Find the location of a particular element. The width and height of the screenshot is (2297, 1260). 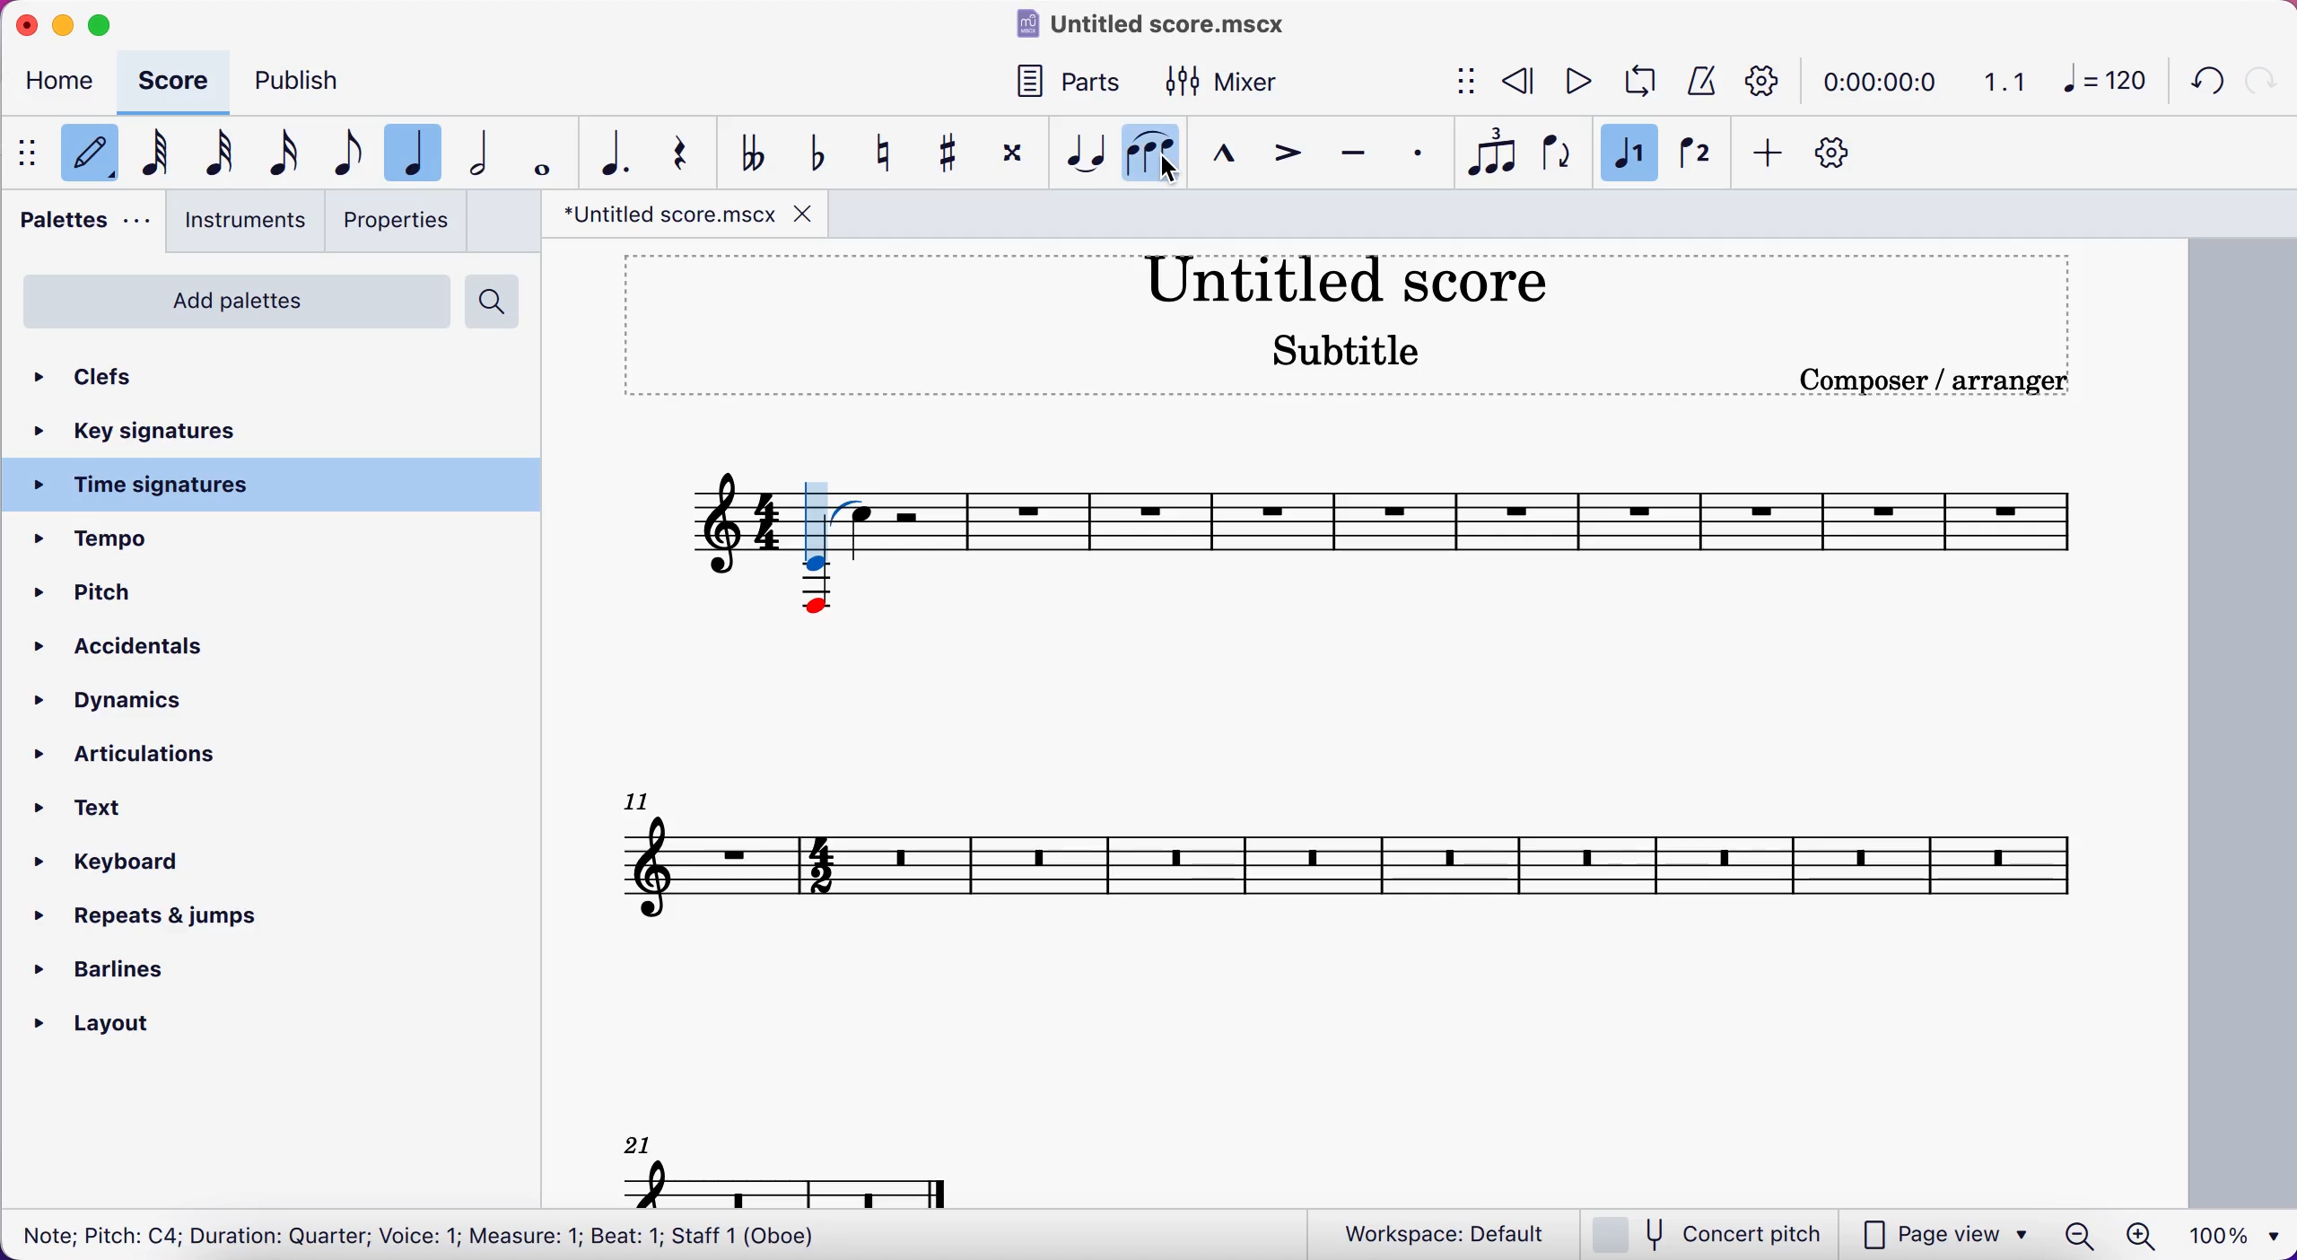

articulations is located at coordinates (162, 757).